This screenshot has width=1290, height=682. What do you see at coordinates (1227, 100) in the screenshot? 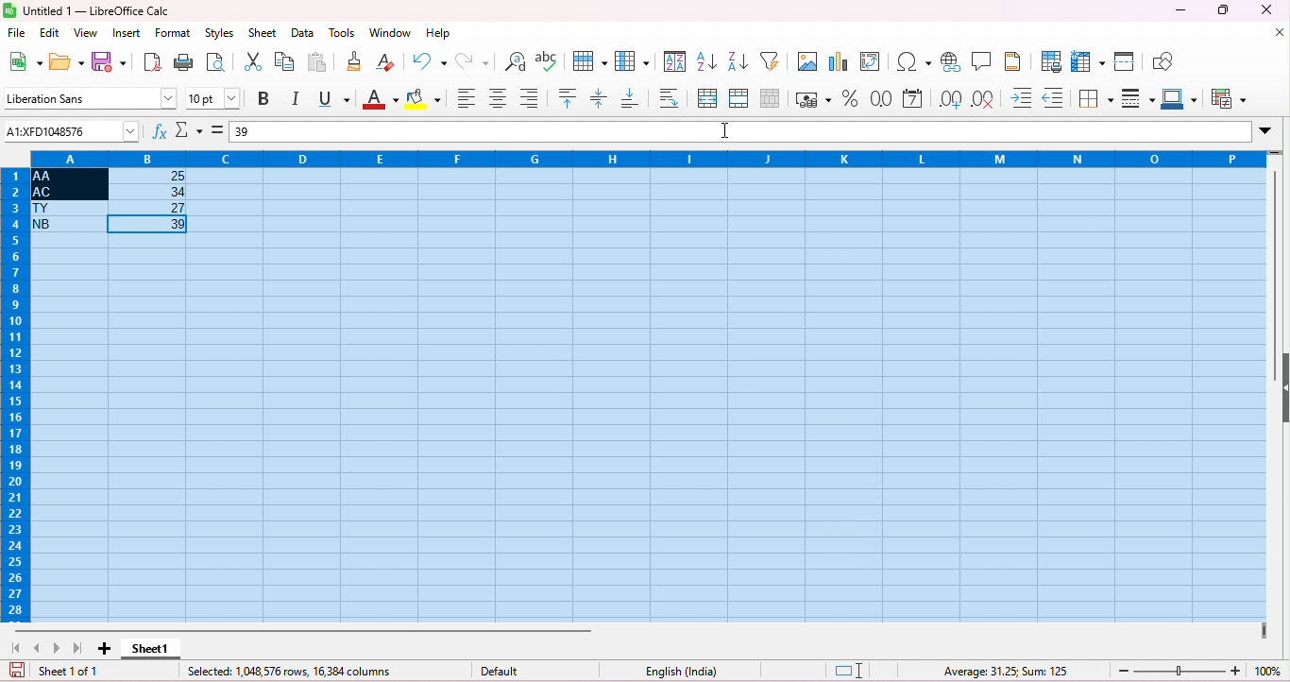
I see `conditional` at bounding box center [1227, 100].